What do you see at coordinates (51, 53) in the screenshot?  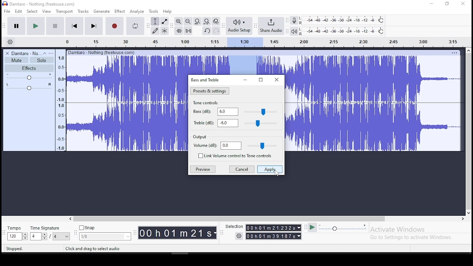 I see `open menu` at bounding box center [51, 53].